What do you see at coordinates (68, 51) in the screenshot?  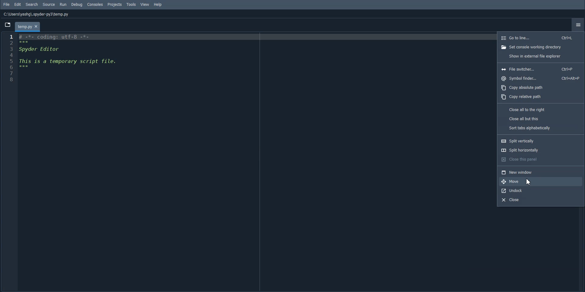 I see `# -*- coding: utf-8 -*-Spyder EditorThis is a temporary script file.` at bounding box center [68, 51].